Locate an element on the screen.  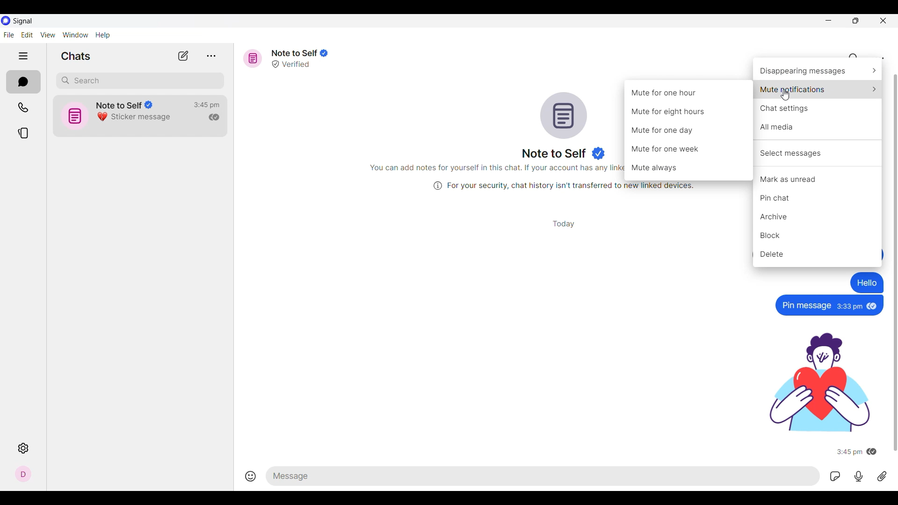
Name of message reciever is located at coordinates (554, 153).